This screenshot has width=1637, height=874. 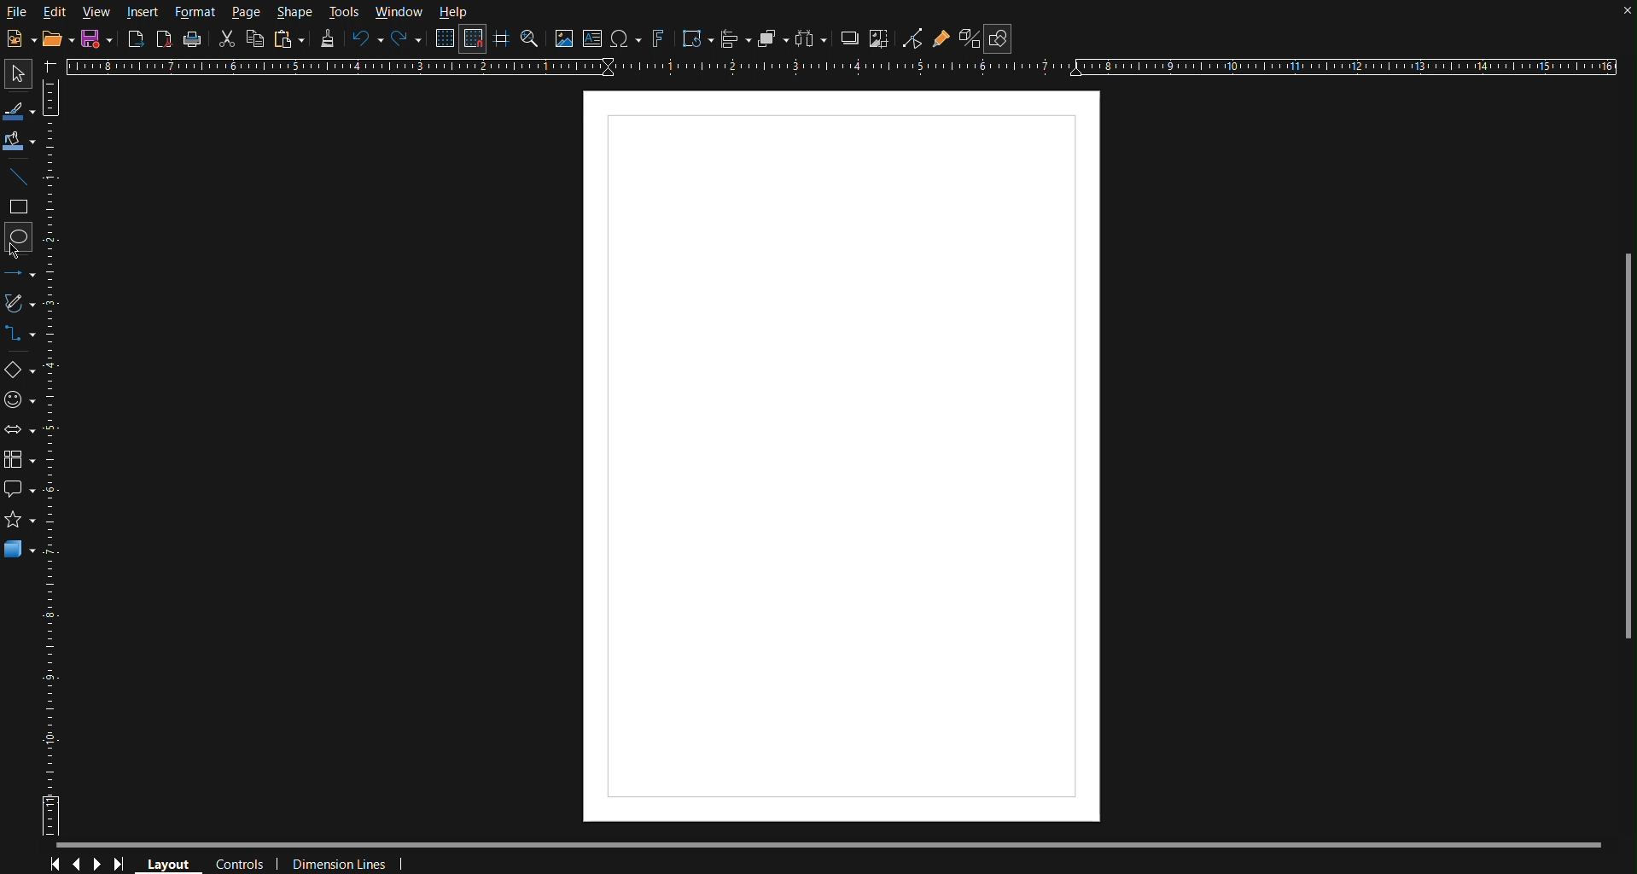 What do you see at coordinates (20, 73) in the screenshot?
I see `Select` at bounding box center [20, 73].